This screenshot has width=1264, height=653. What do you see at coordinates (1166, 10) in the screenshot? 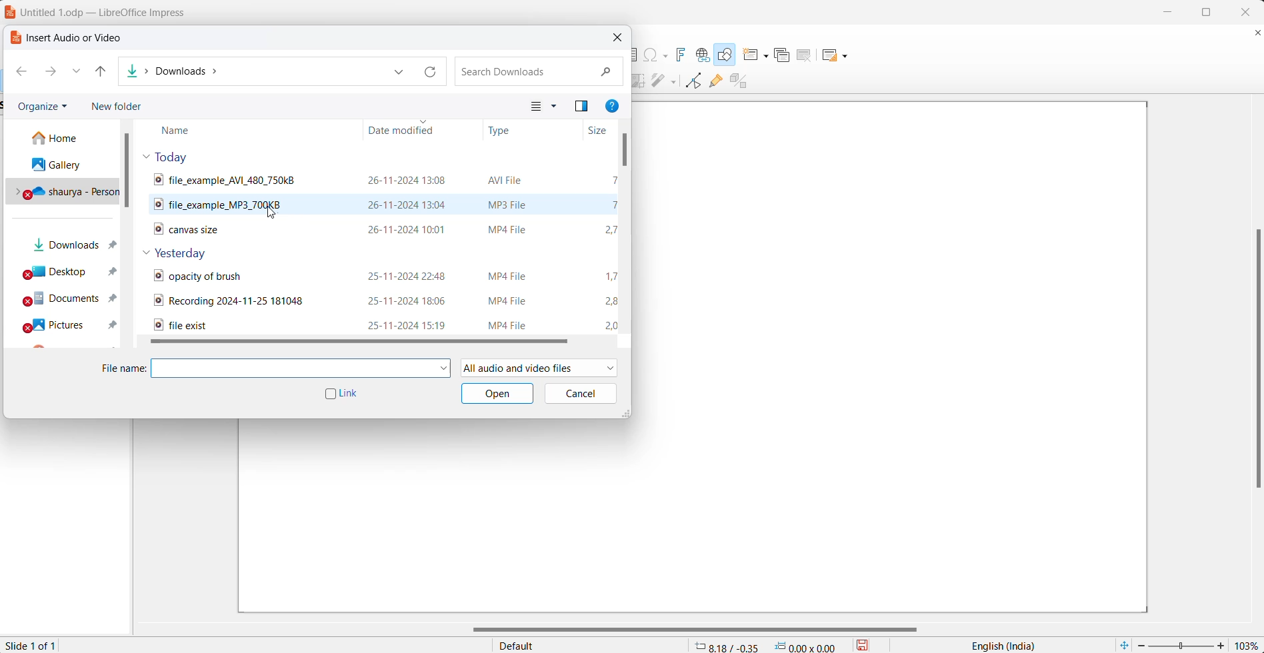
I see `minimize` at bounding box center [1166, 10].